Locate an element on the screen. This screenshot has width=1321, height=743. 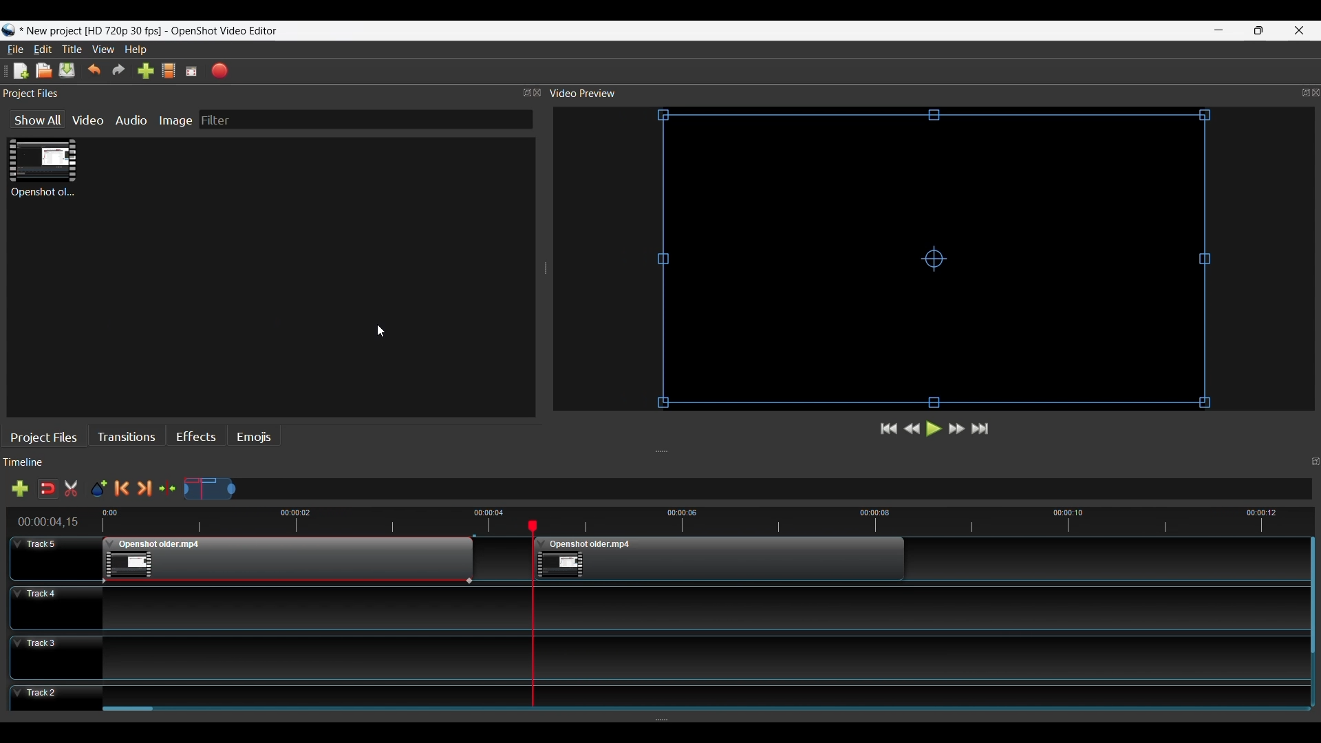
File is located at coordinates (16, 49).